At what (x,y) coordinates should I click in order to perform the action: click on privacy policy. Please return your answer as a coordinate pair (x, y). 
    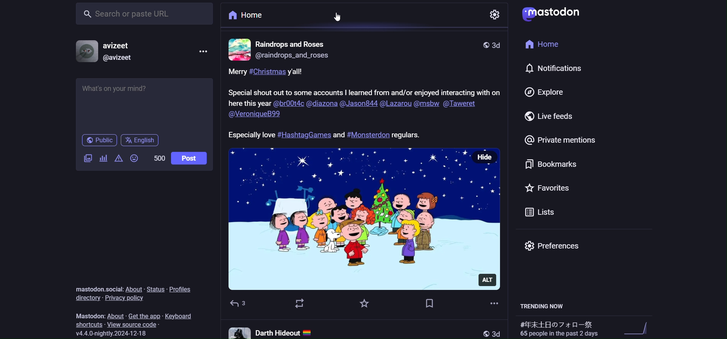
    Looking at the image, I should click on (126, 299).